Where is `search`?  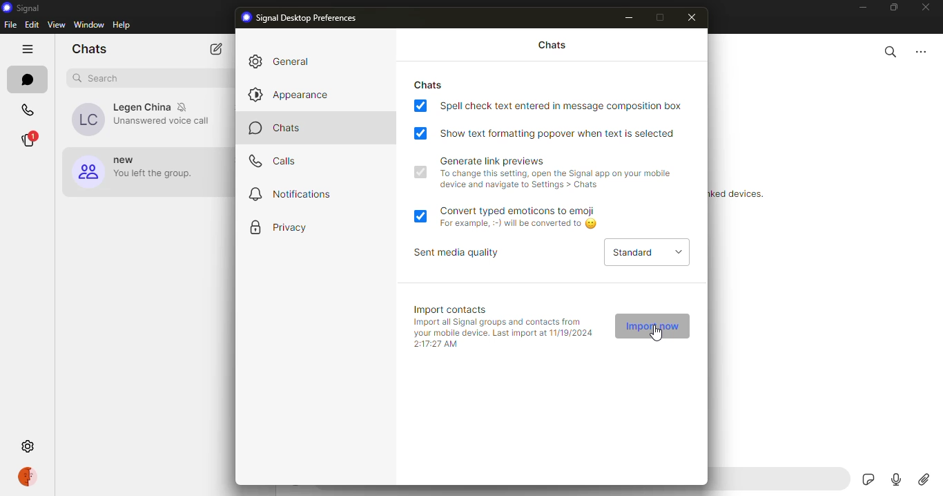
search is located at coordinates (99, 77).